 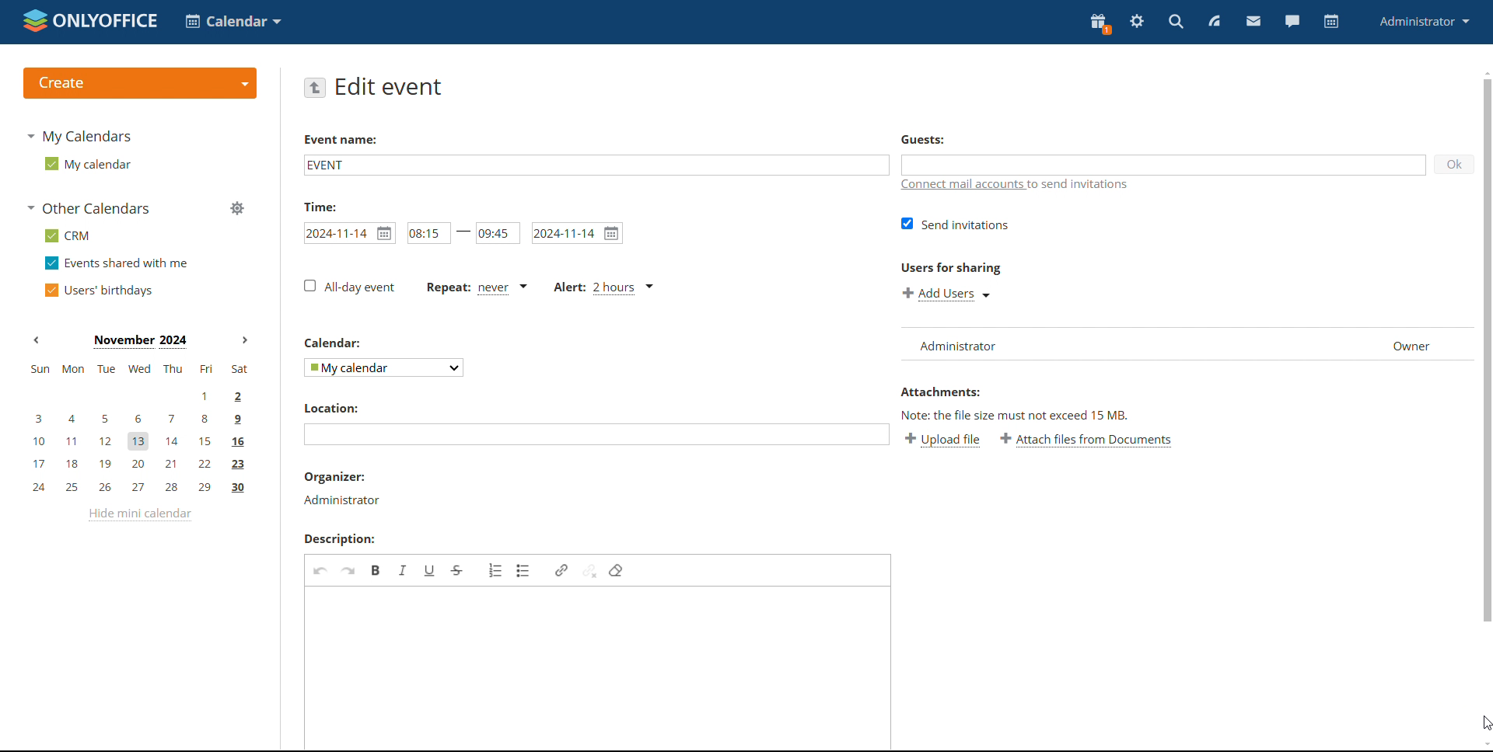 I want to click on organizer, so click(x=343, y=500).